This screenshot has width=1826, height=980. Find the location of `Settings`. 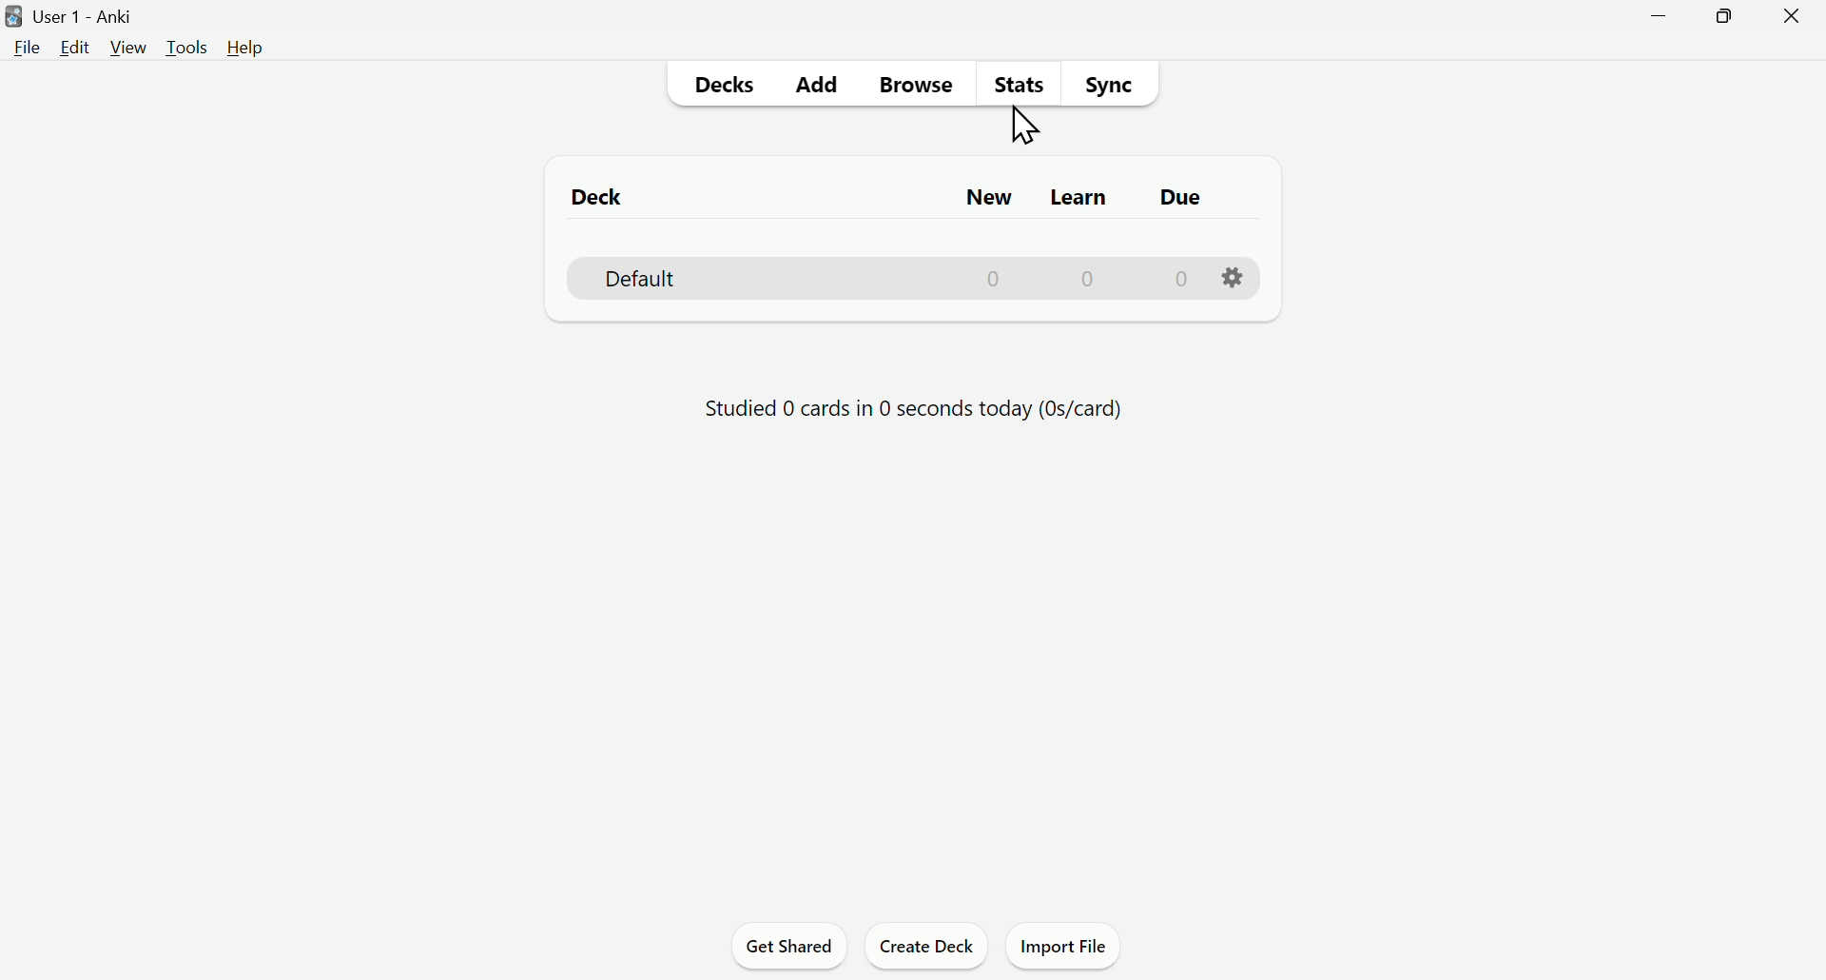

Settings is located at coordinates (1231, 277).